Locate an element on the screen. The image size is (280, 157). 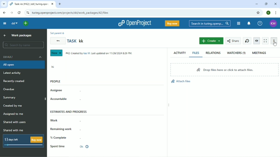
hi is located at coordinates (53, 66).